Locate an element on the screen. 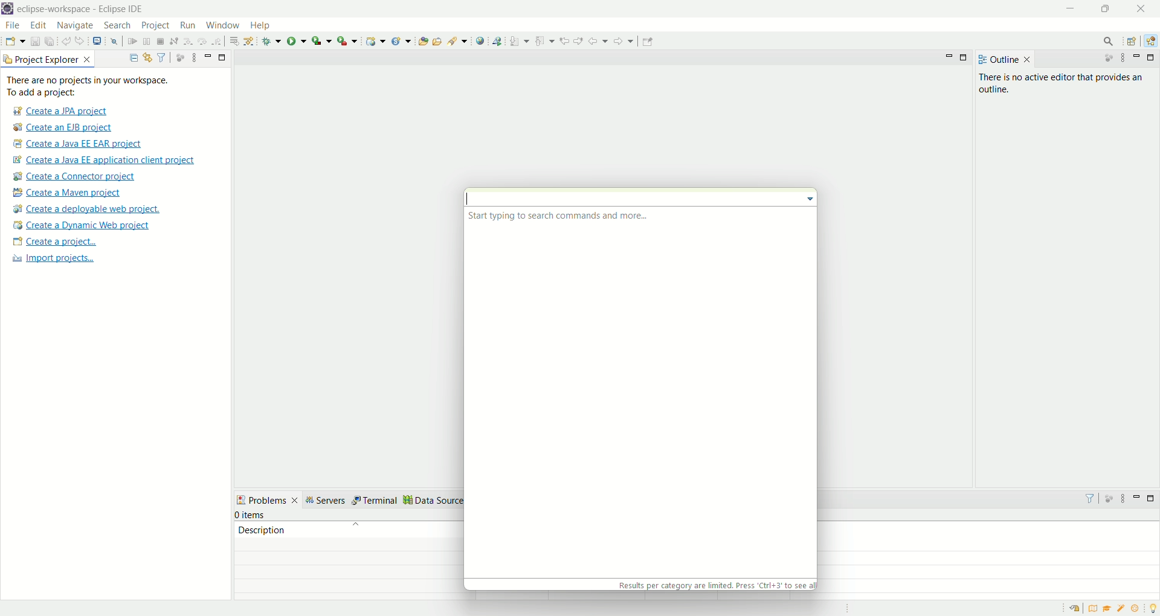 The width and height of the screenshot is (1160, 616). project is located at coordinates (156, 27).